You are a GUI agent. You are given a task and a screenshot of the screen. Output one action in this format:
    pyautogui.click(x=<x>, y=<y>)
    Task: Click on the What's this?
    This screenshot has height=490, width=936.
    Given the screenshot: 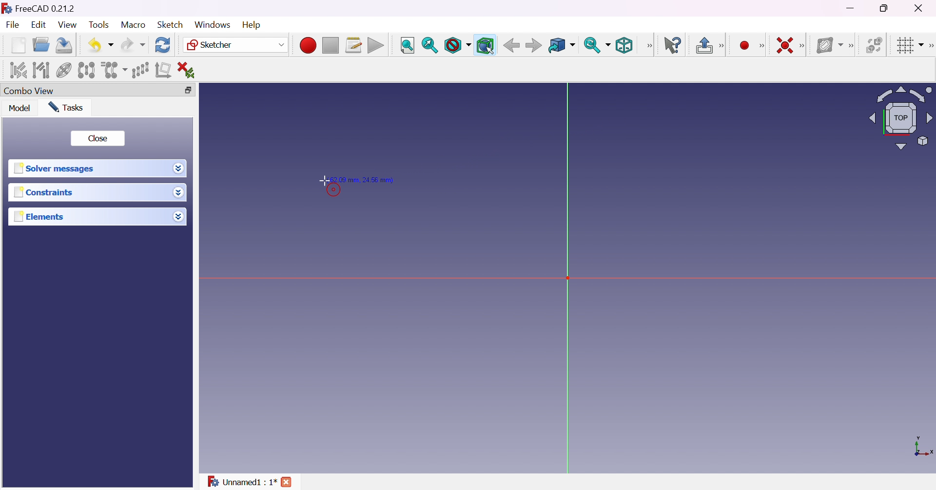 What is the action you would take?
    pyautogui.click(x=674, y=45)
    